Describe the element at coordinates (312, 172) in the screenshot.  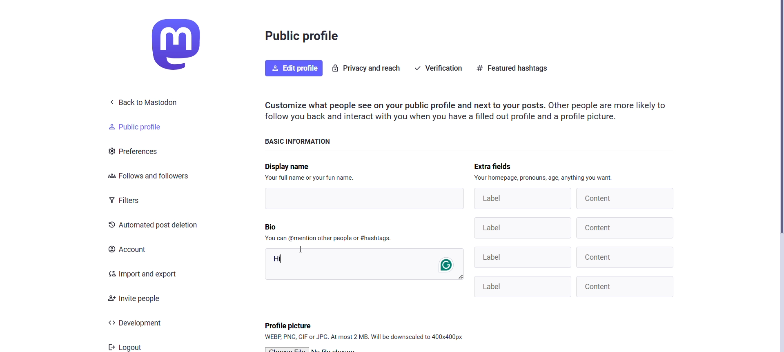
I see `Display name
Your full name or your fun name.` at that location.